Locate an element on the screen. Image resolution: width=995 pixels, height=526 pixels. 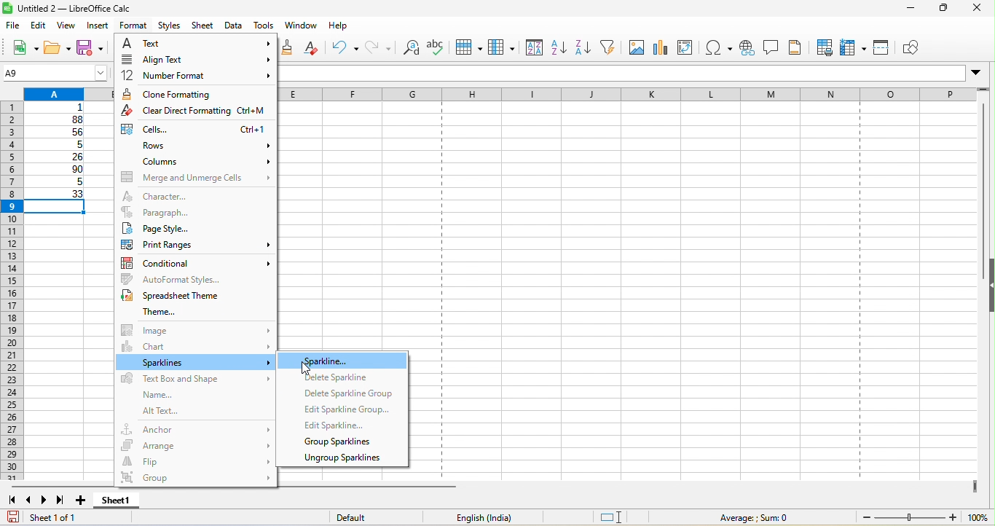
styles is located at coordinates (170, 26).